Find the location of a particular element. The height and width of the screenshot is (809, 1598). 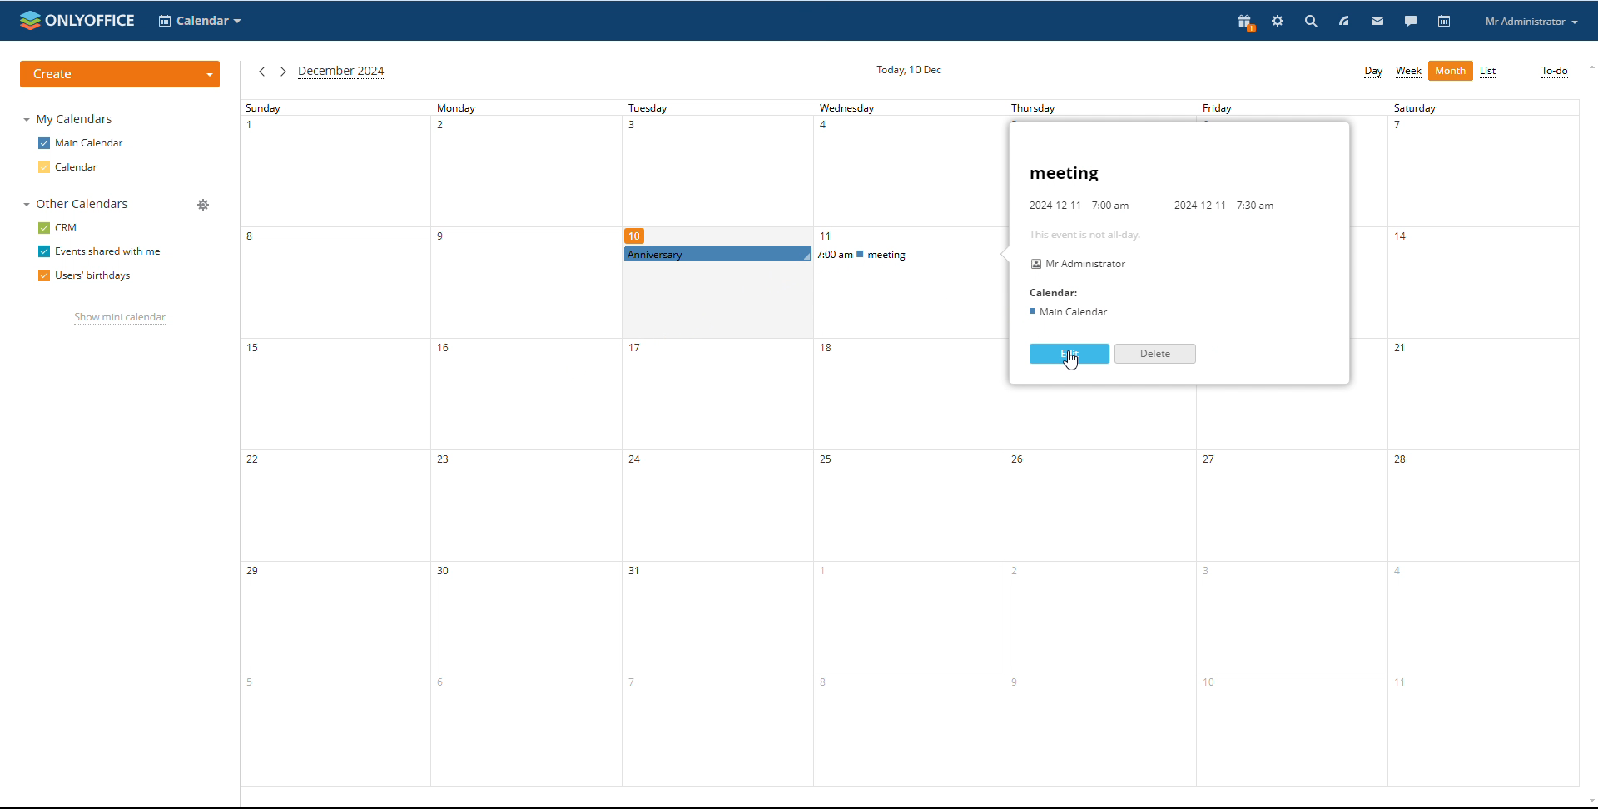

2024-12-11 is located at coordinates (1197, 207).